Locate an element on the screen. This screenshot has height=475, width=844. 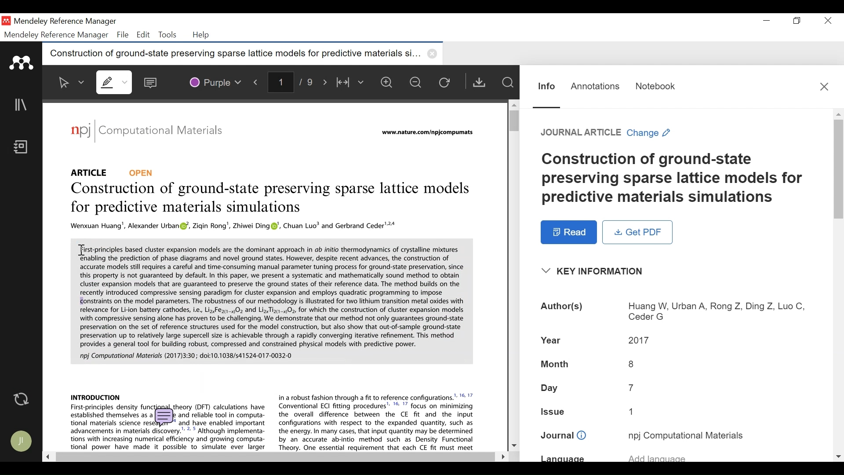
Notebook is located at coordinates (23, 148).